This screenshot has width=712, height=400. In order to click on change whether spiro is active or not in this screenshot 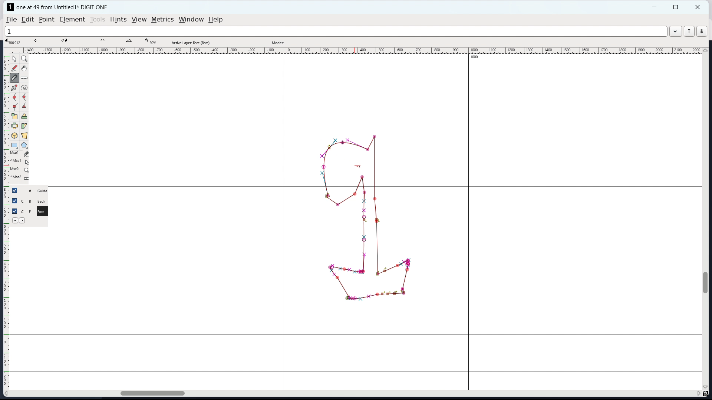, I will do `click(24, 88)`.